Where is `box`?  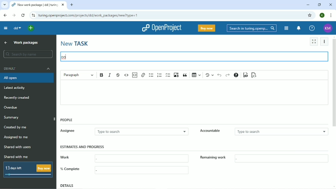
box is located at coordinates (140, 157).